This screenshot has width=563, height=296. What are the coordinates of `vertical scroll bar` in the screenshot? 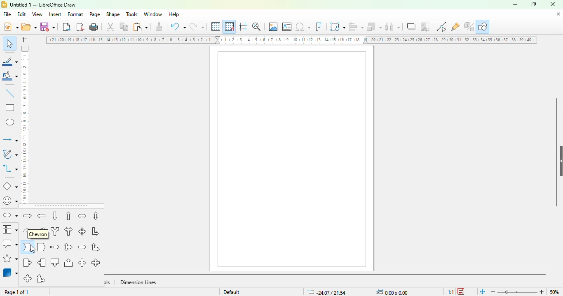 It's located at (556, 153).